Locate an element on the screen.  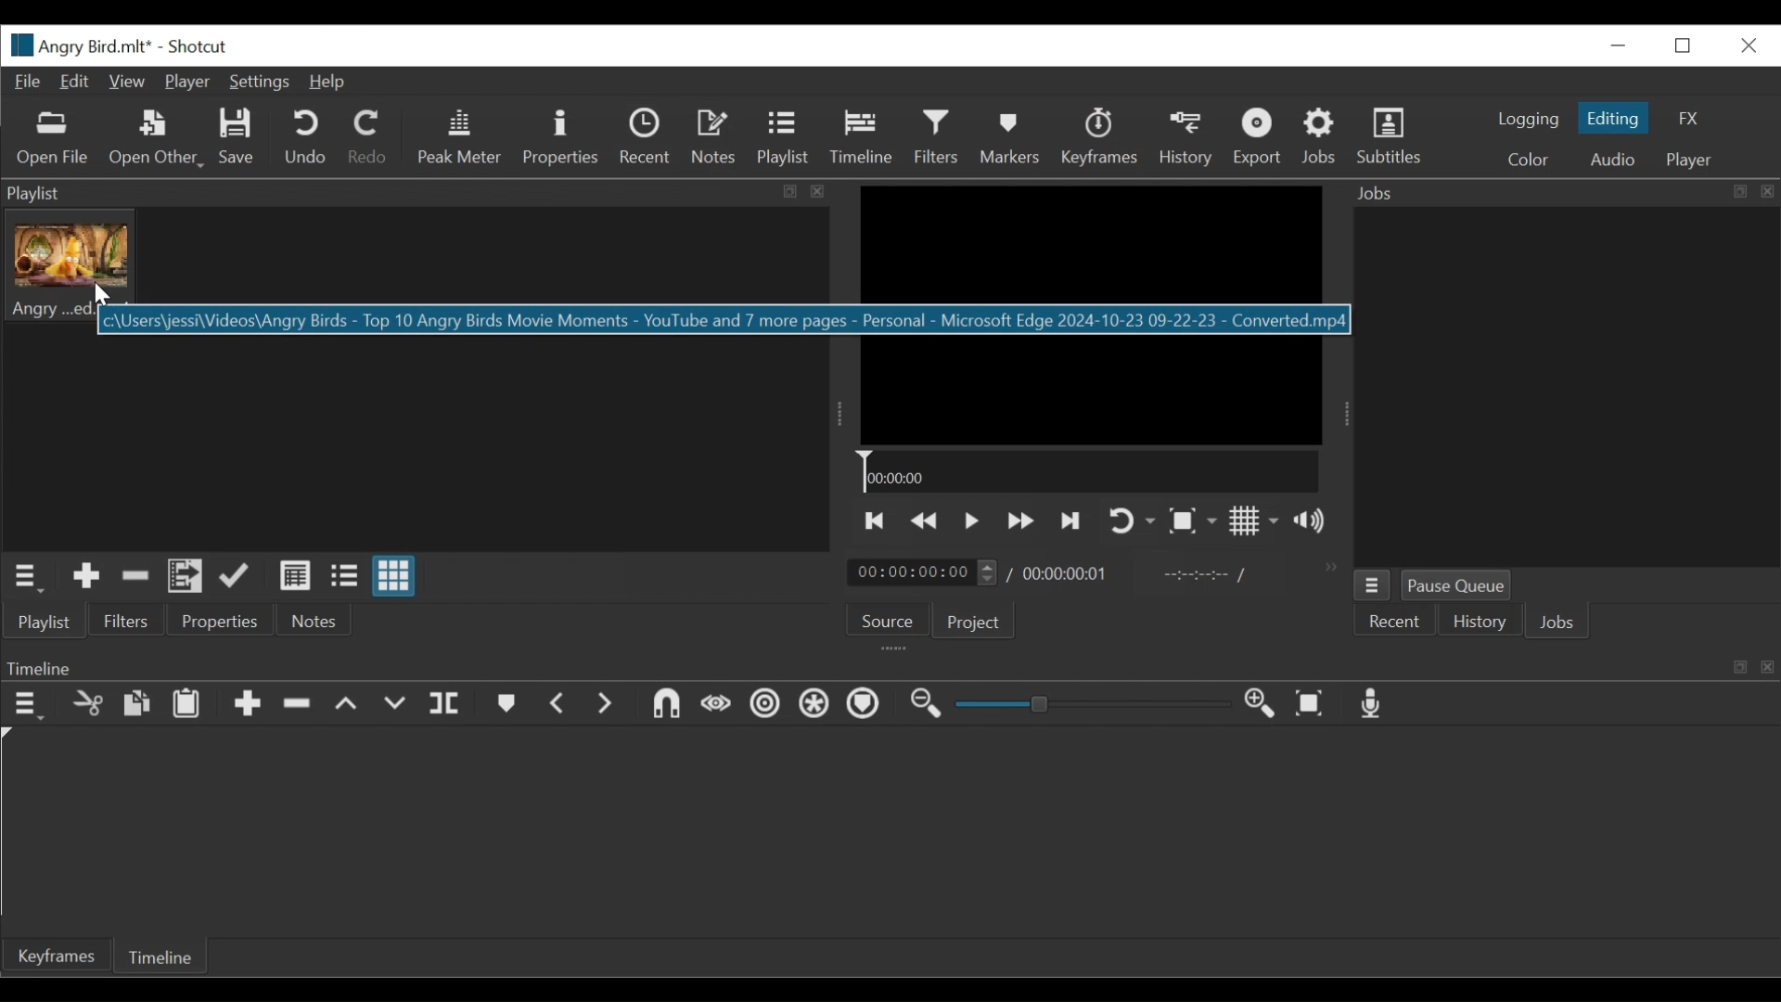
Timeline is located at coordinates (861, 136).